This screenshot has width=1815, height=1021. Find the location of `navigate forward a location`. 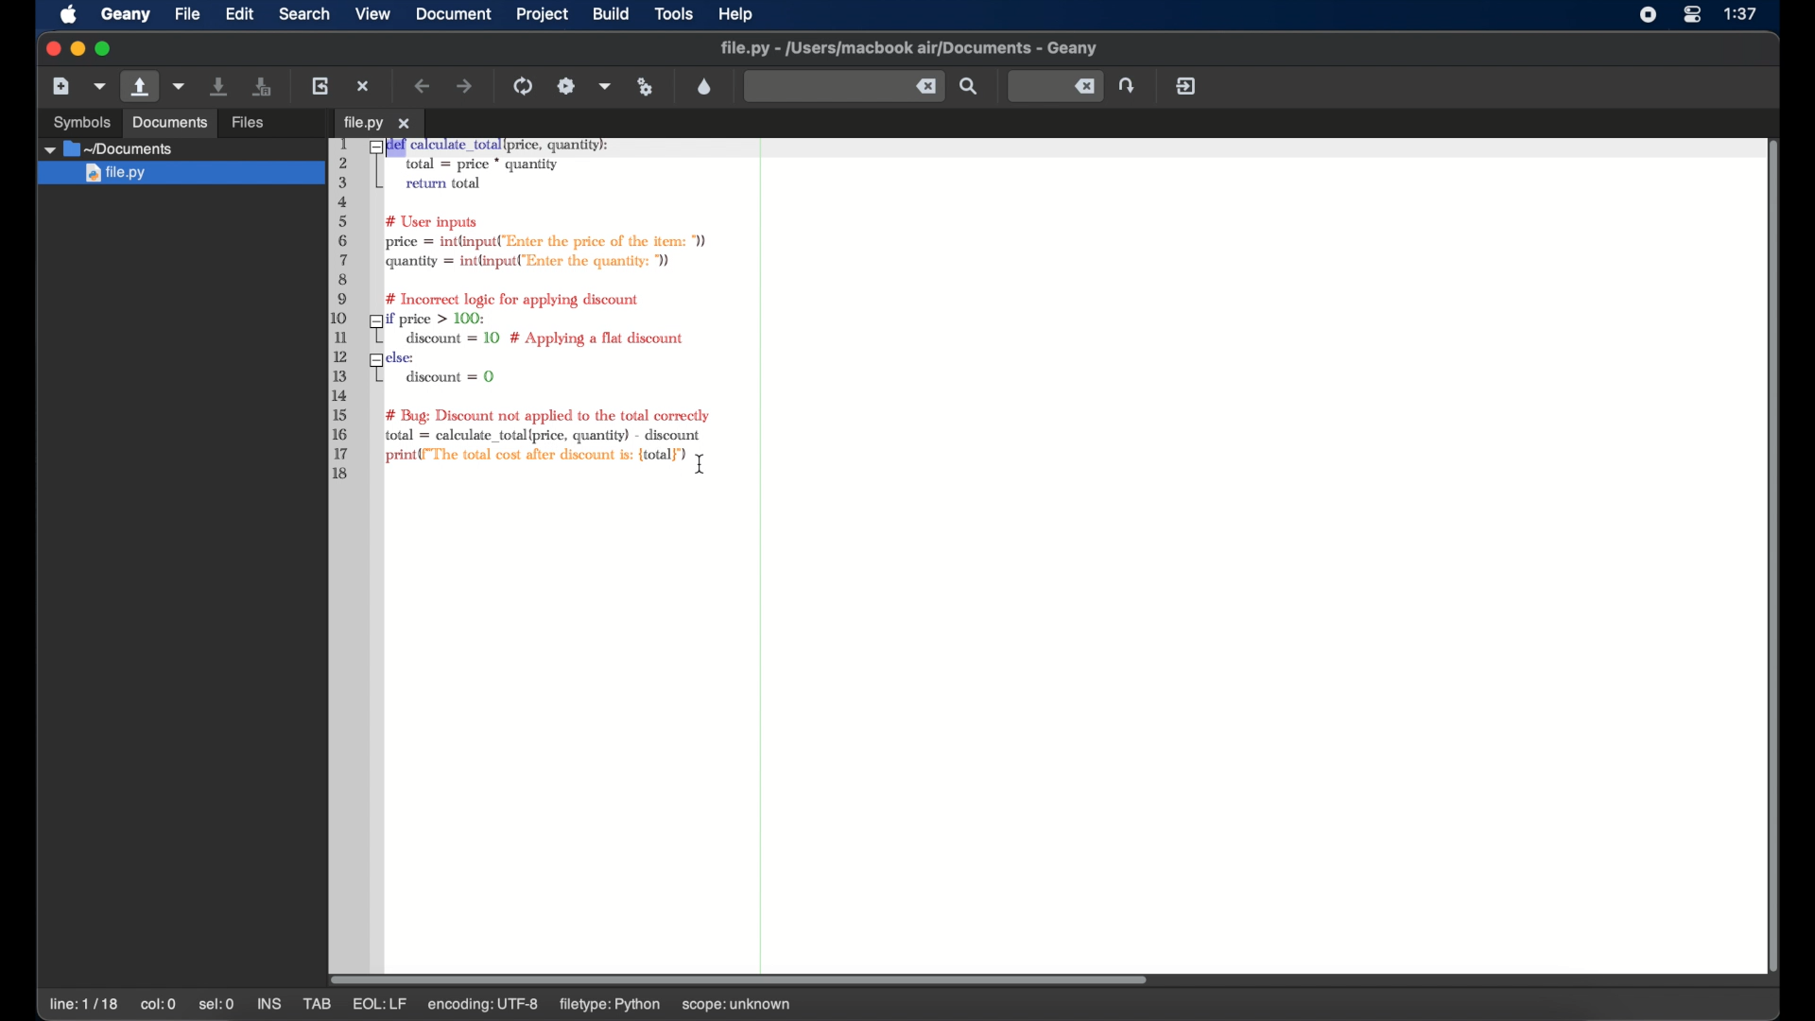

navigate forward a location is located at coordinates (465, 86).